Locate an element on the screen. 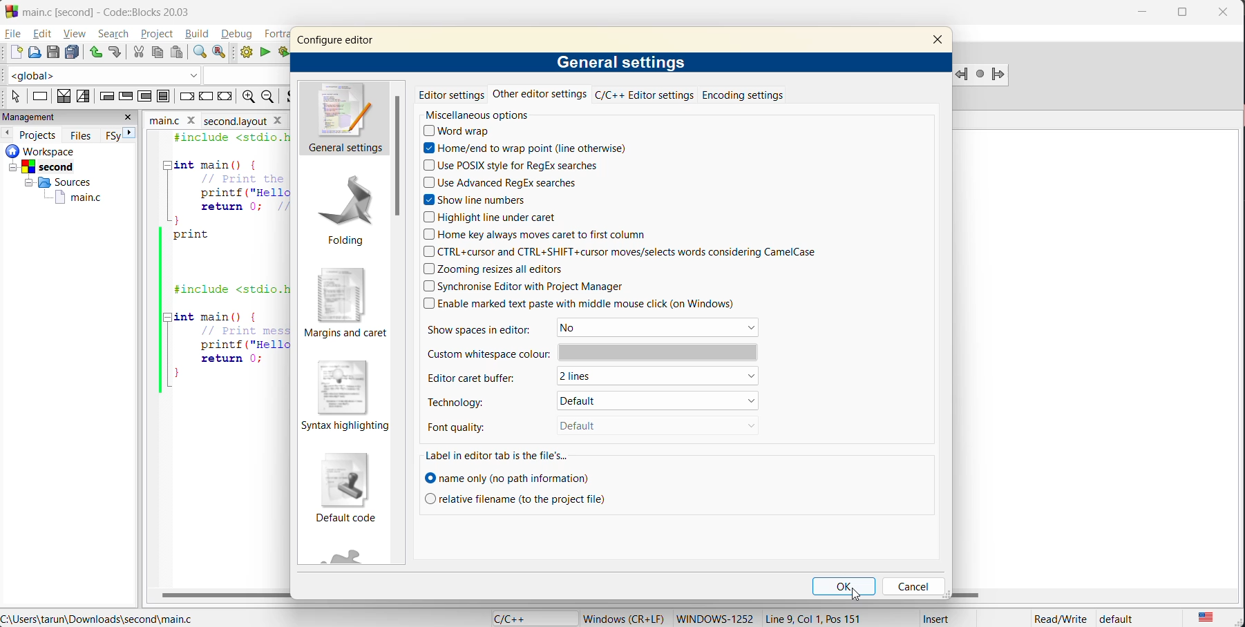  label in editor tab is the file's is located at coordinates (502, 456).